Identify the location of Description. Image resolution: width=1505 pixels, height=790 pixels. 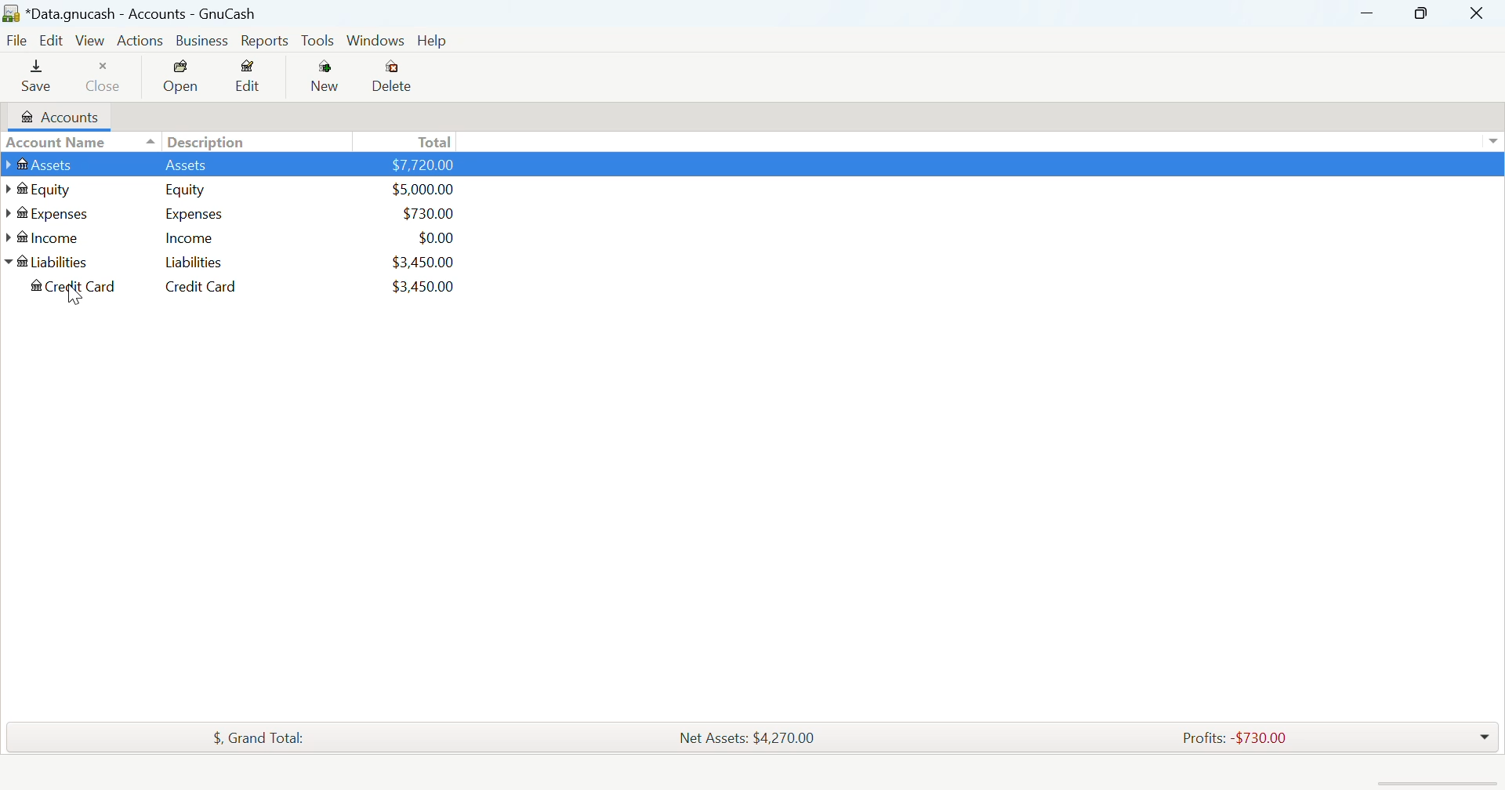
(210, 142).